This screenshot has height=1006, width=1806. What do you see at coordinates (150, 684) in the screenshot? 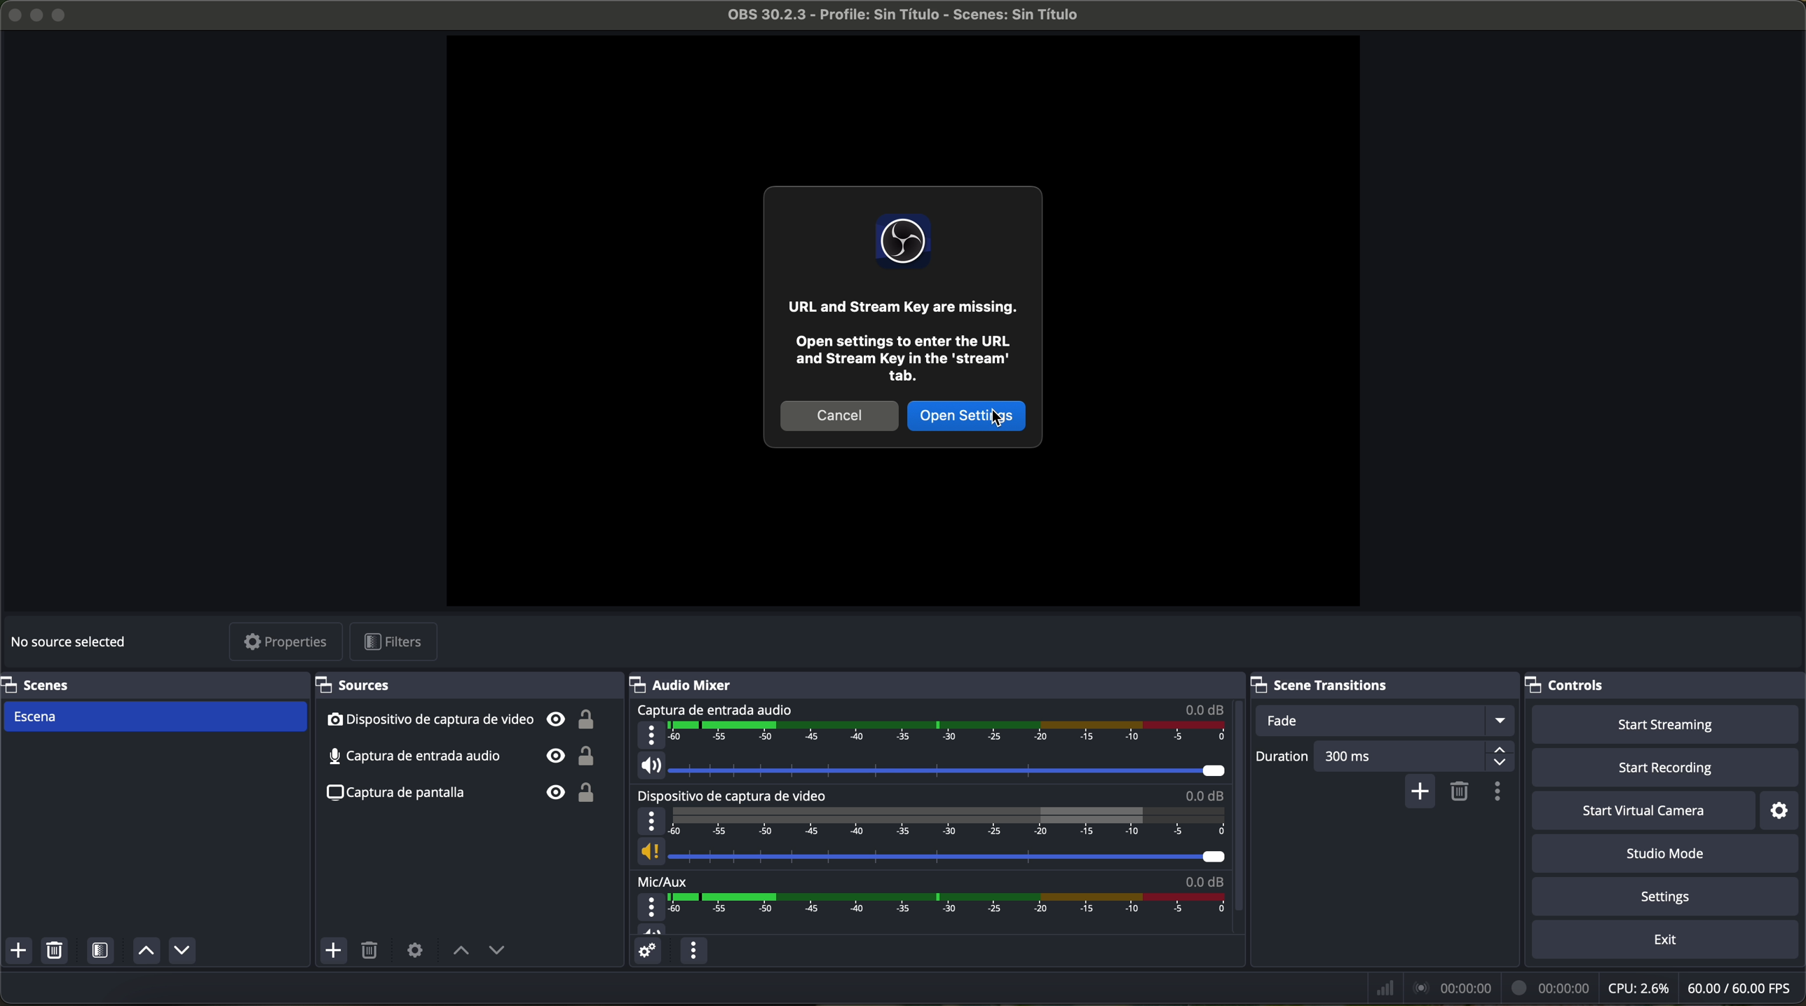
I see `scenes` at bounding box center [150, 684].